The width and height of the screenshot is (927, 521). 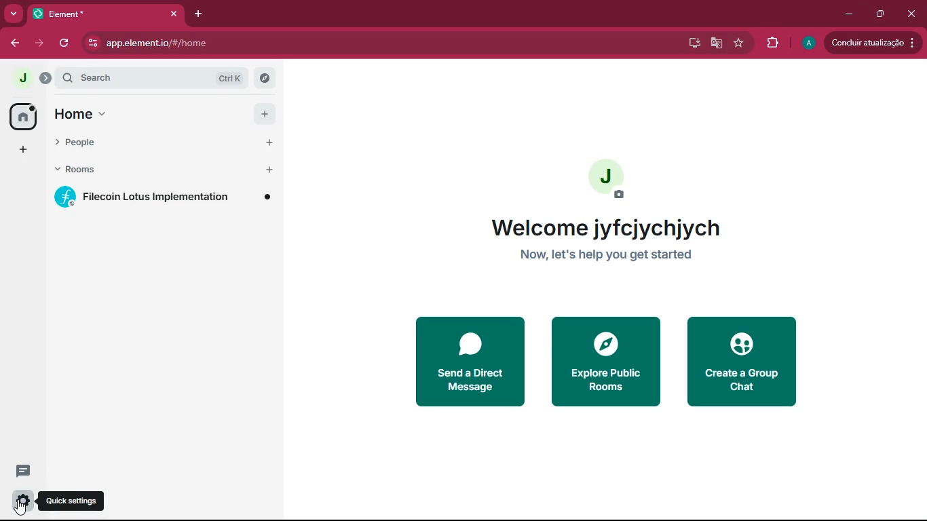 What do you see at coordinates (14, 44) in the screenshot?
I see `back` at bounding box center [14, 44].